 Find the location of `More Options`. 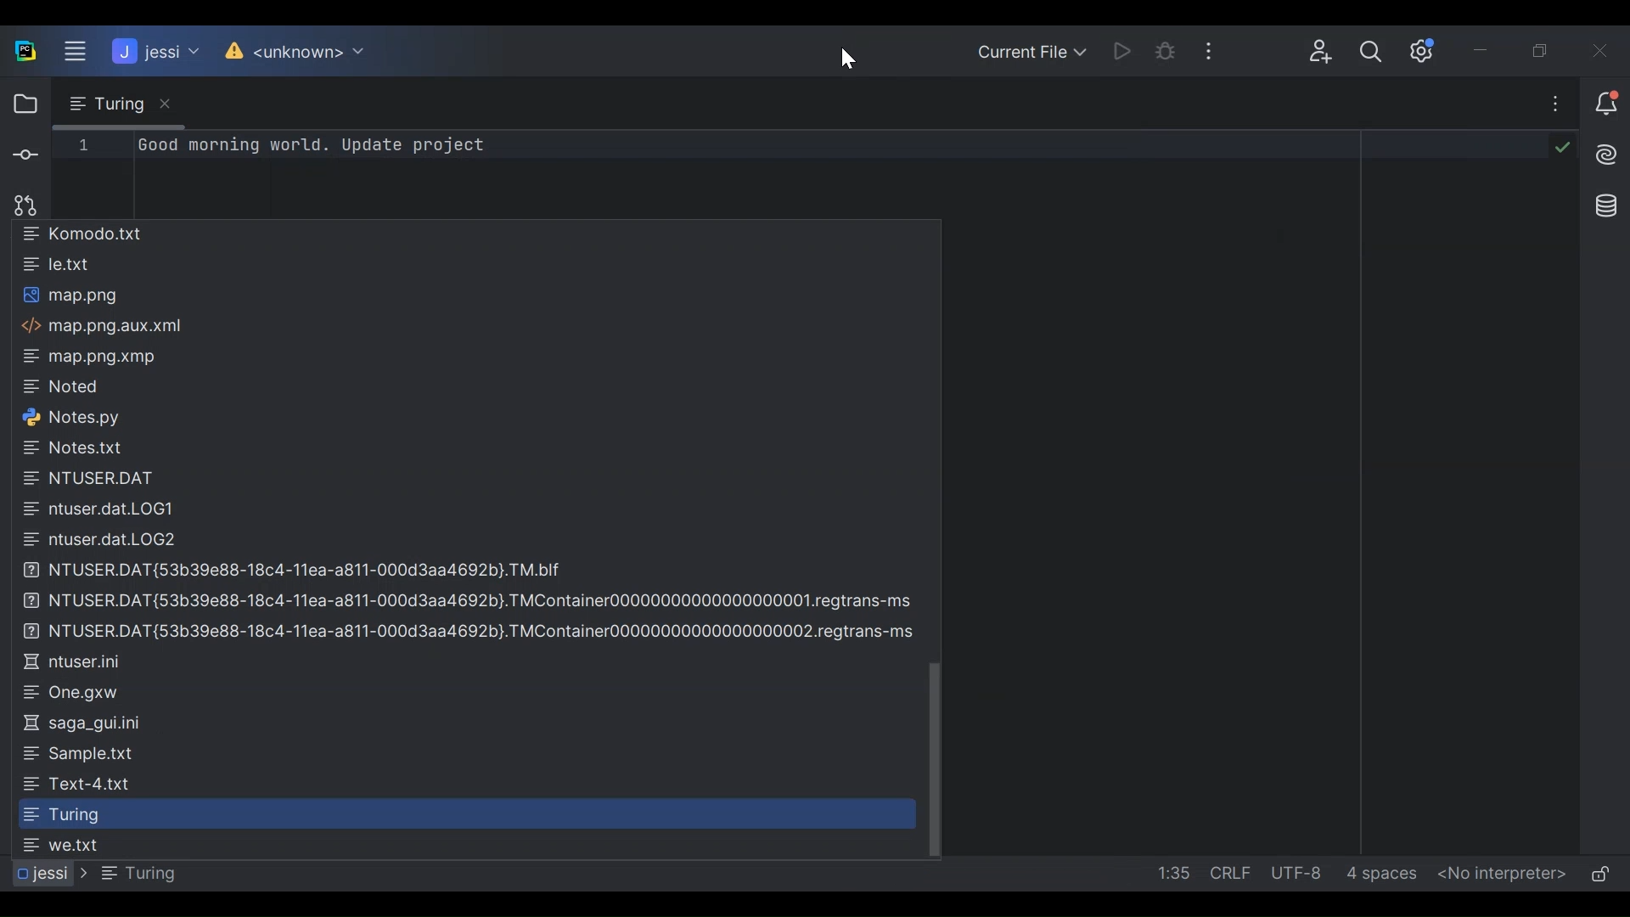

More Options is located at coordinates (1222, 51).